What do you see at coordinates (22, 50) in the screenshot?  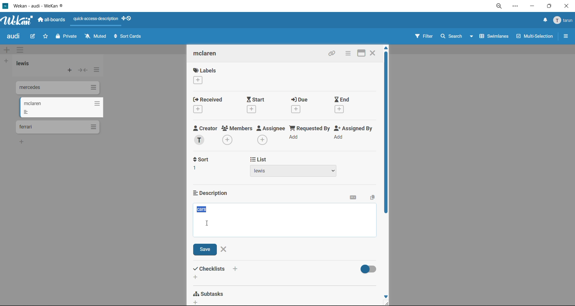 I see `swimlane actions` at bounding box center [22, 50].